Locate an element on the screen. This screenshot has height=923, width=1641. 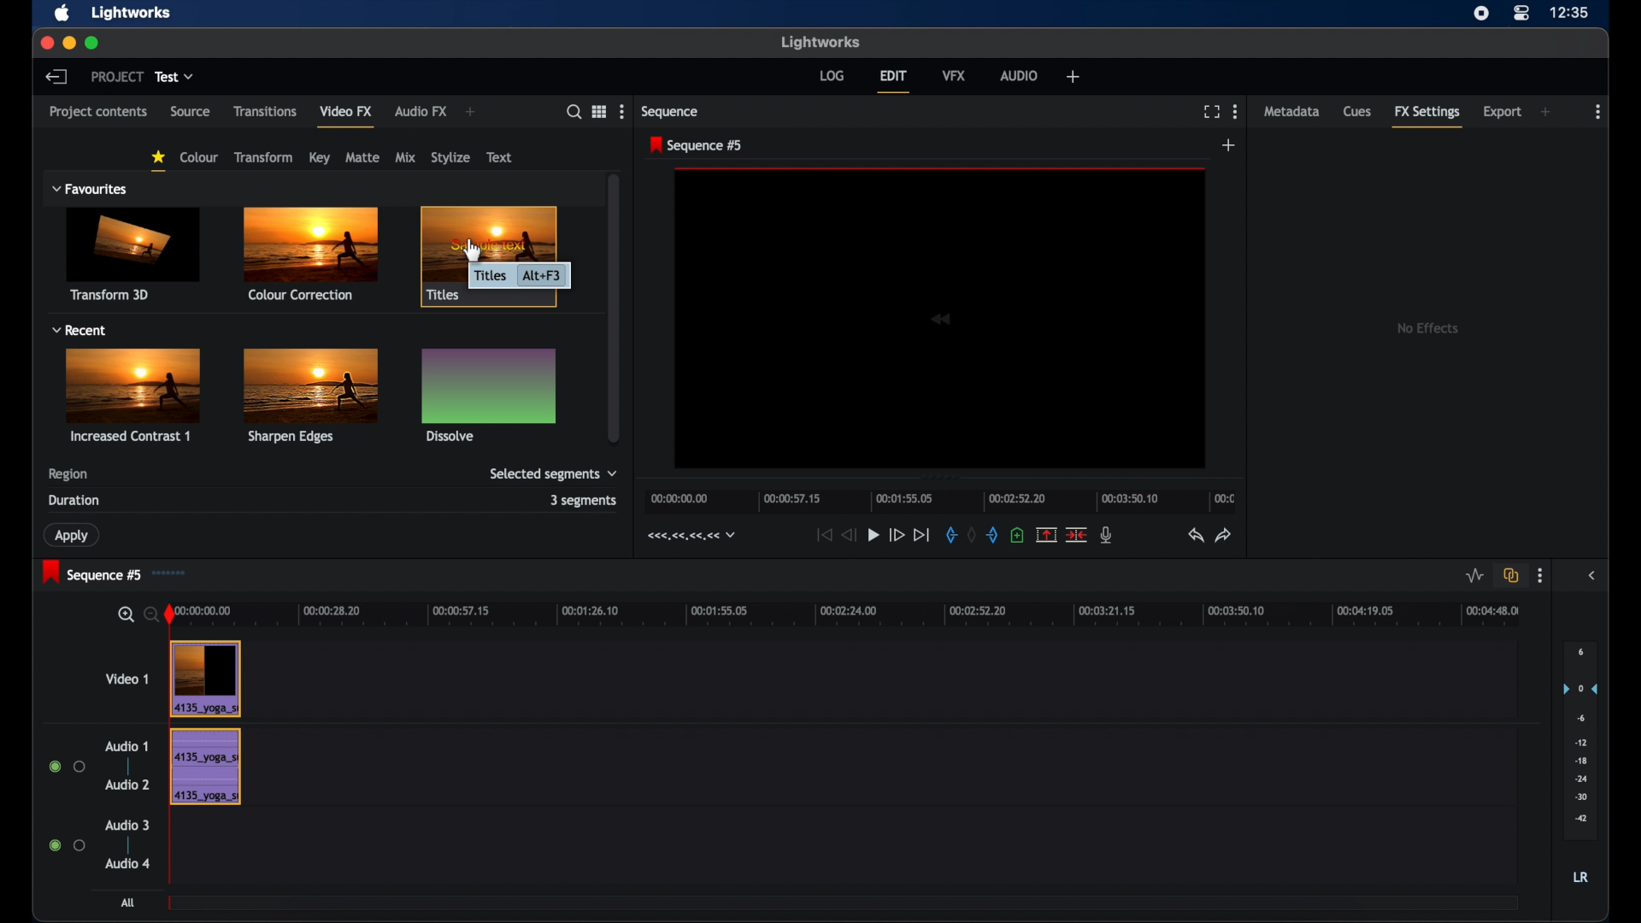
favorites is located at coordinates (158, 161).